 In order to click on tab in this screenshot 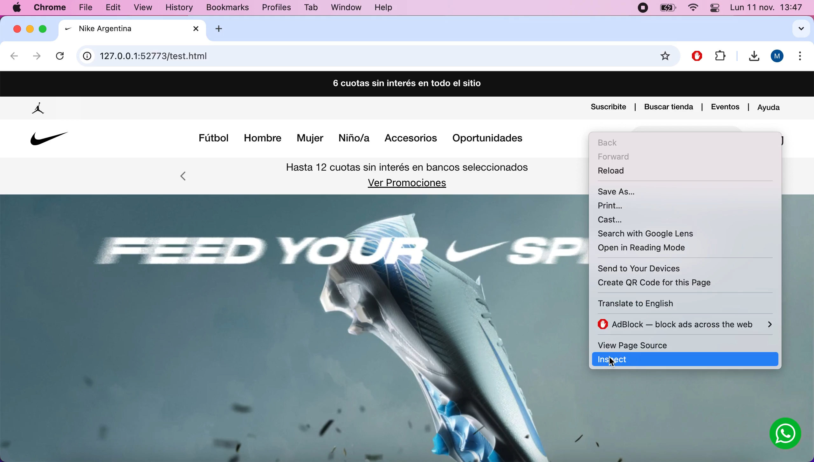, I will do `click(133, 30)`.